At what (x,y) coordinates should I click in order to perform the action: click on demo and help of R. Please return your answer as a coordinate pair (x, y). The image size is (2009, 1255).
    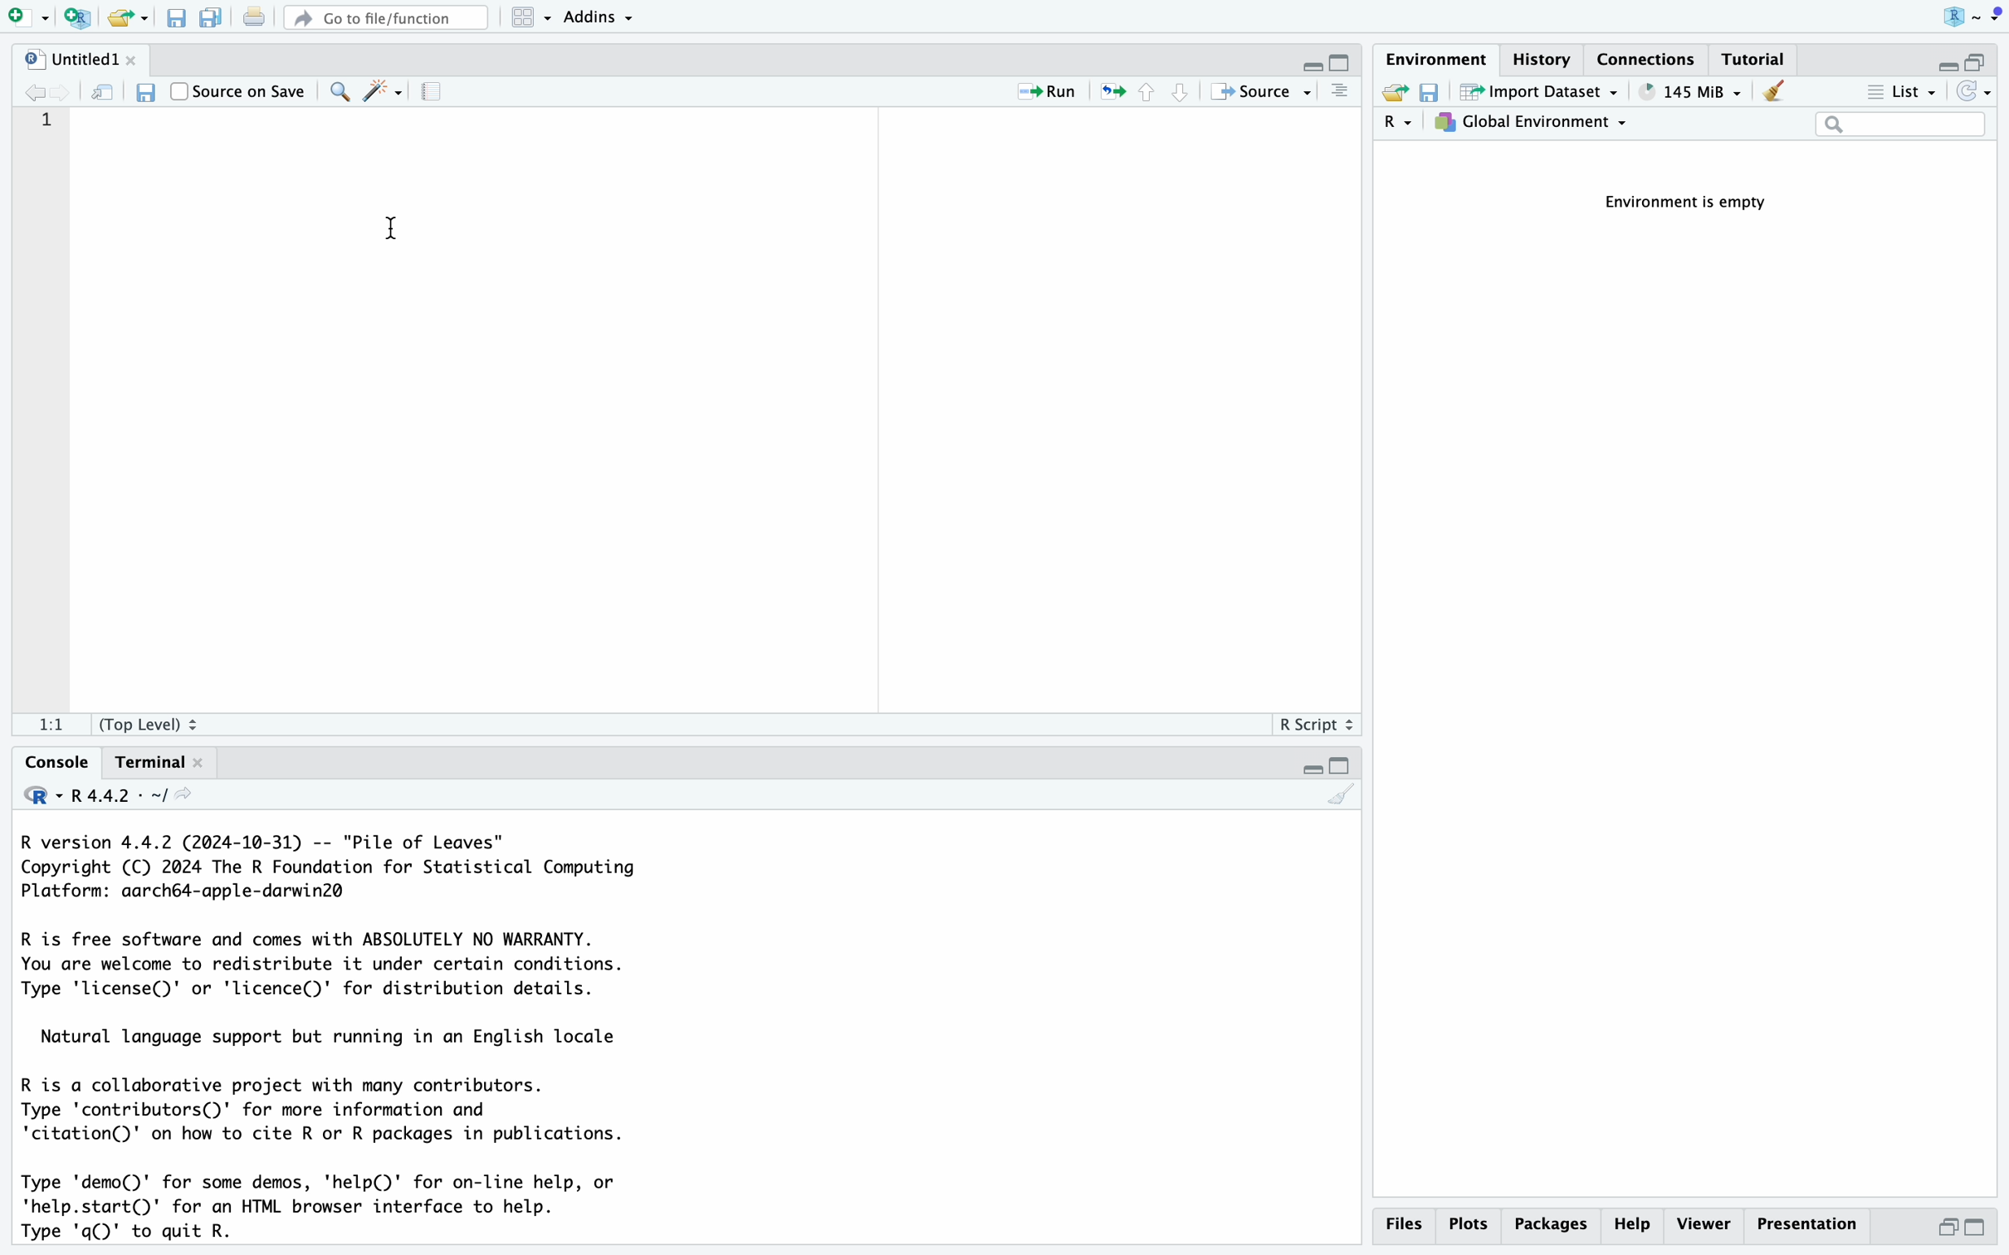
    Looking at the image, I should click on (323, 1209).